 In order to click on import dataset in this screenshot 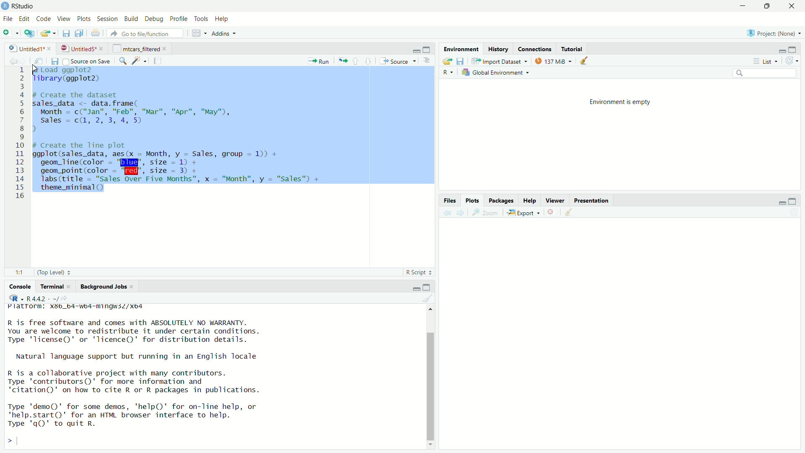, I will do `click(499, 61)`.